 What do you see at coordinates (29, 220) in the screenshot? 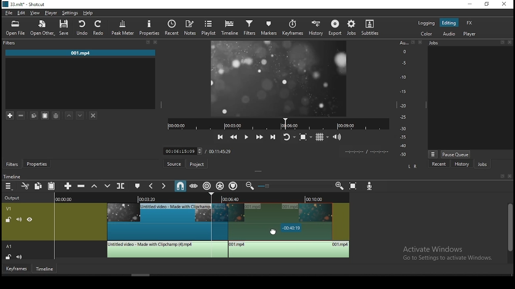
I see `un(hide)` at bounding box center [29, 220].